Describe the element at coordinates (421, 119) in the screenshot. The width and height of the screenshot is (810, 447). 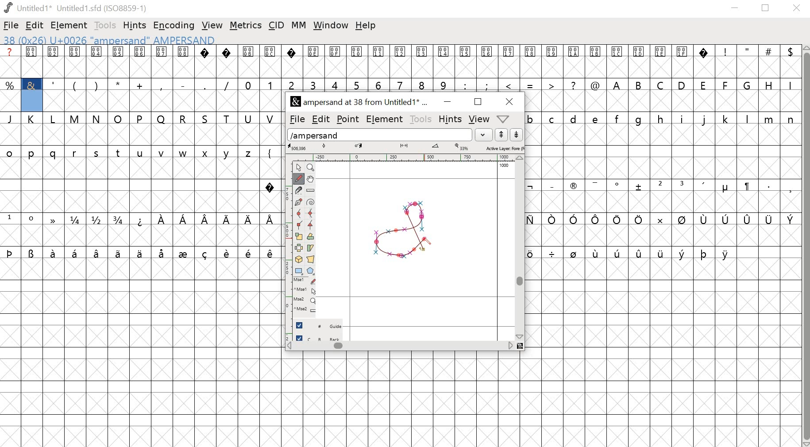
I see `tools` at that location.